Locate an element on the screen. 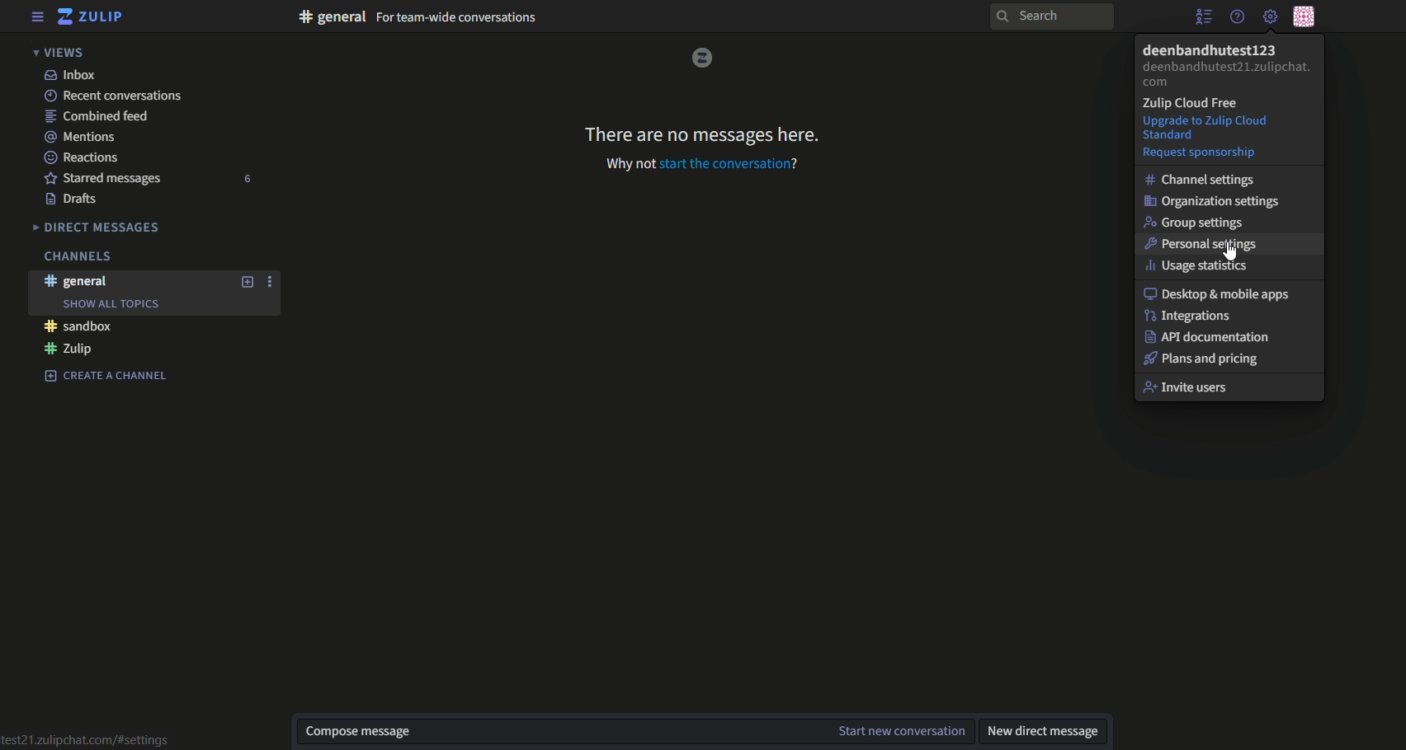 This screenshot has height=750, width=1406. Usage settings is located at coordinates (1202, 265).